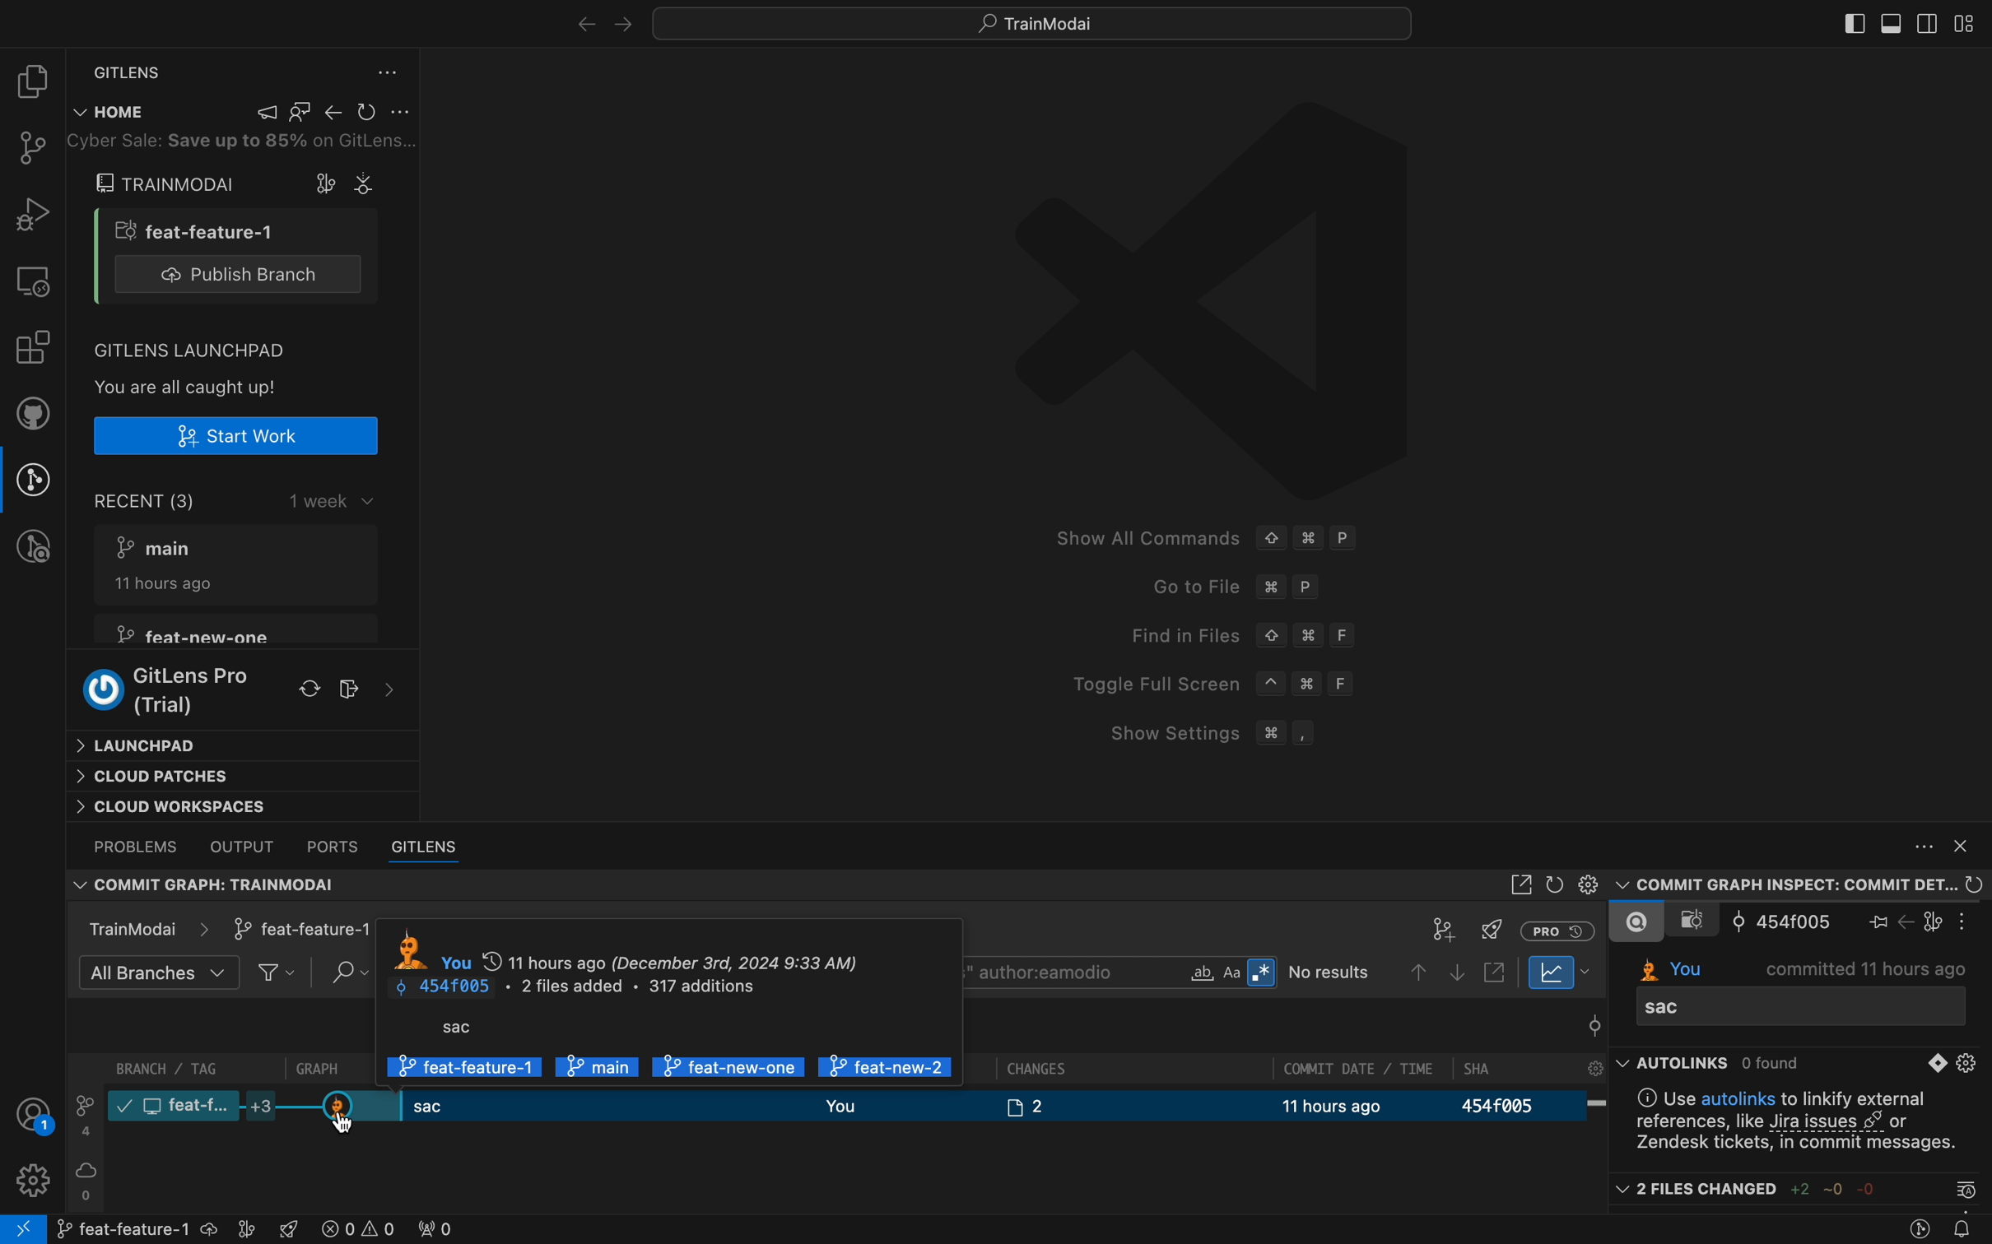  Describe the element at coordinates (1212, 737) in the screenshot. I see `Show Settings # ,` at that location.